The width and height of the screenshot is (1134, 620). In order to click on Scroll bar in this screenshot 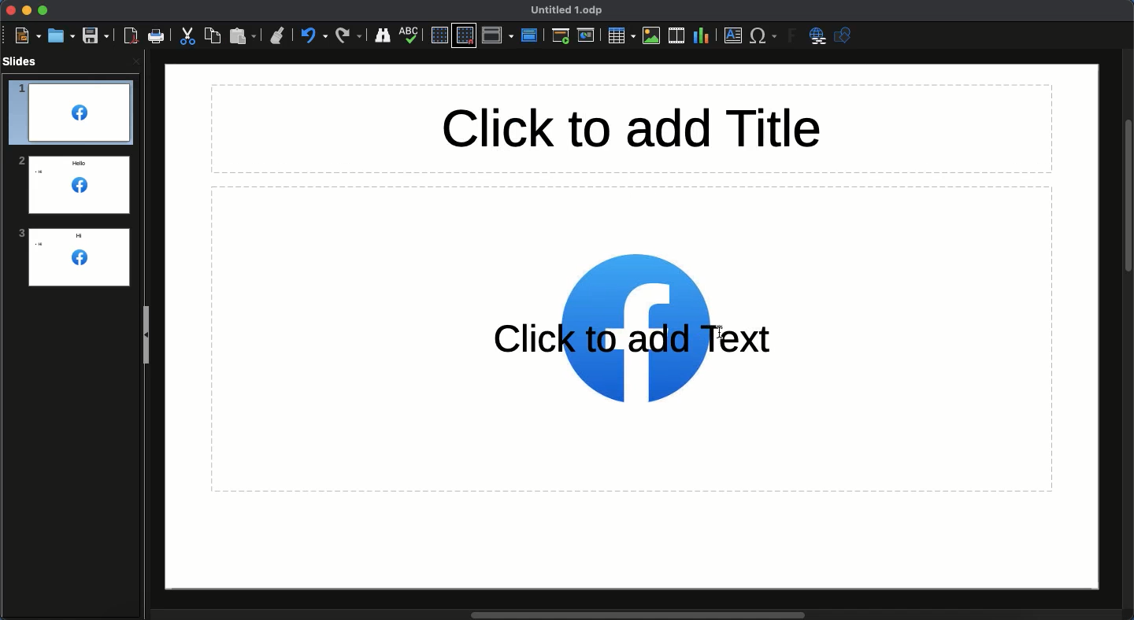, I will do `click(639, 615)`.